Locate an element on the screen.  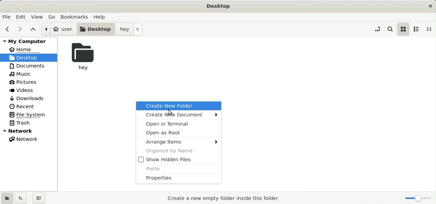
create new document is located at coordinates (178, 115).